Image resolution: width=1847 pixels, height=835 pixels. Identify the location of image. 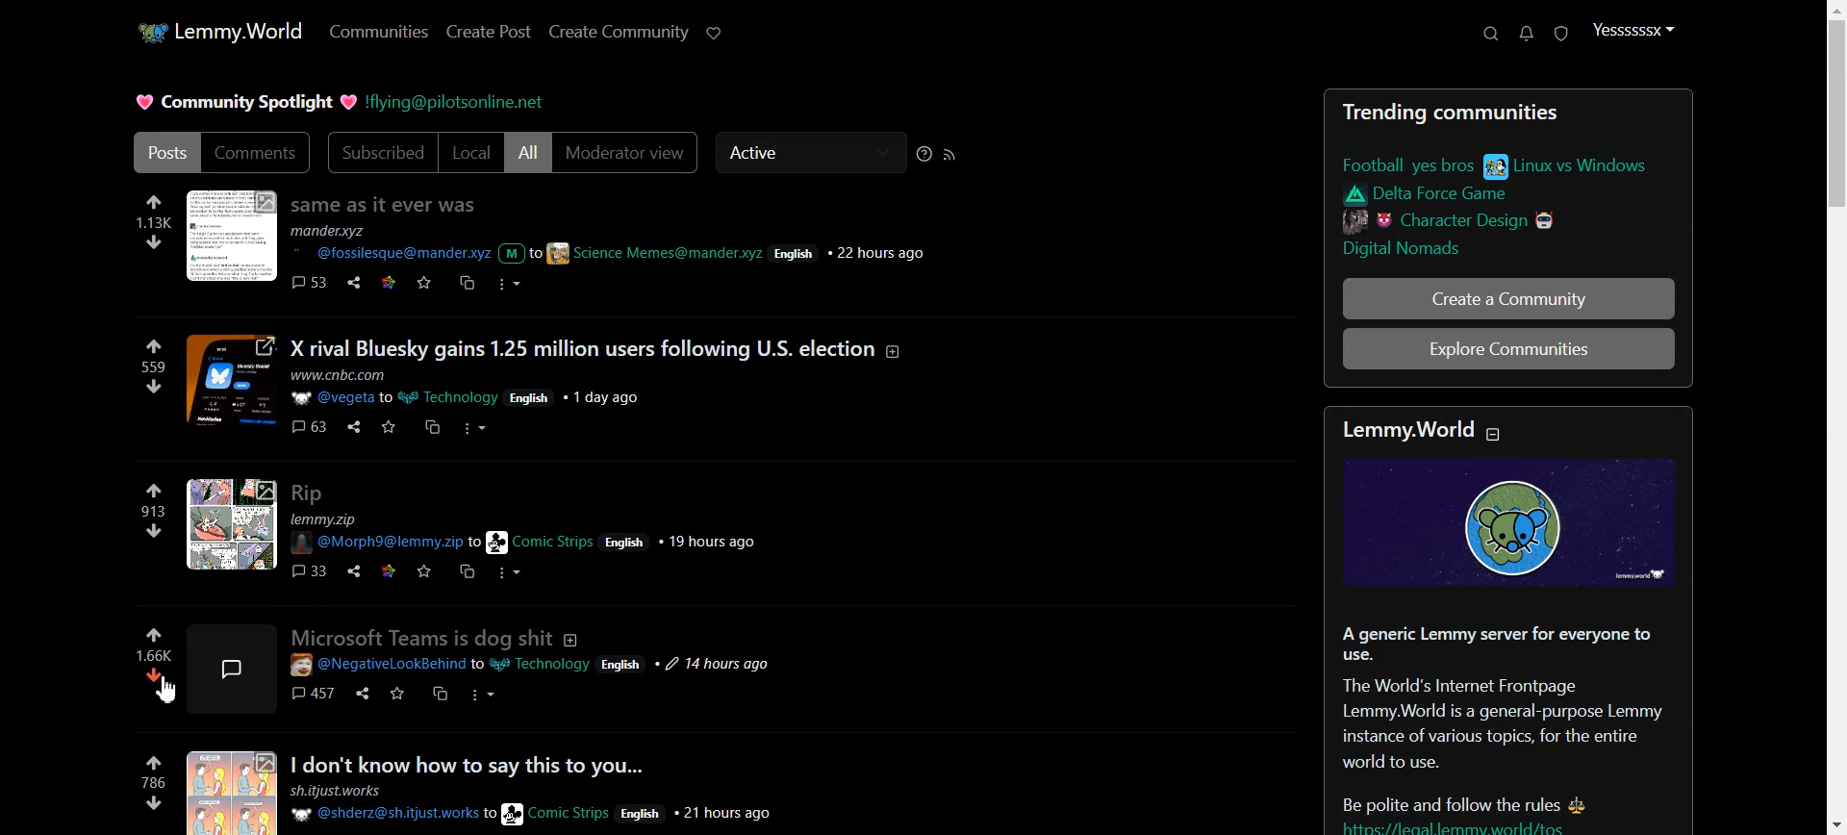
(1510, 521).